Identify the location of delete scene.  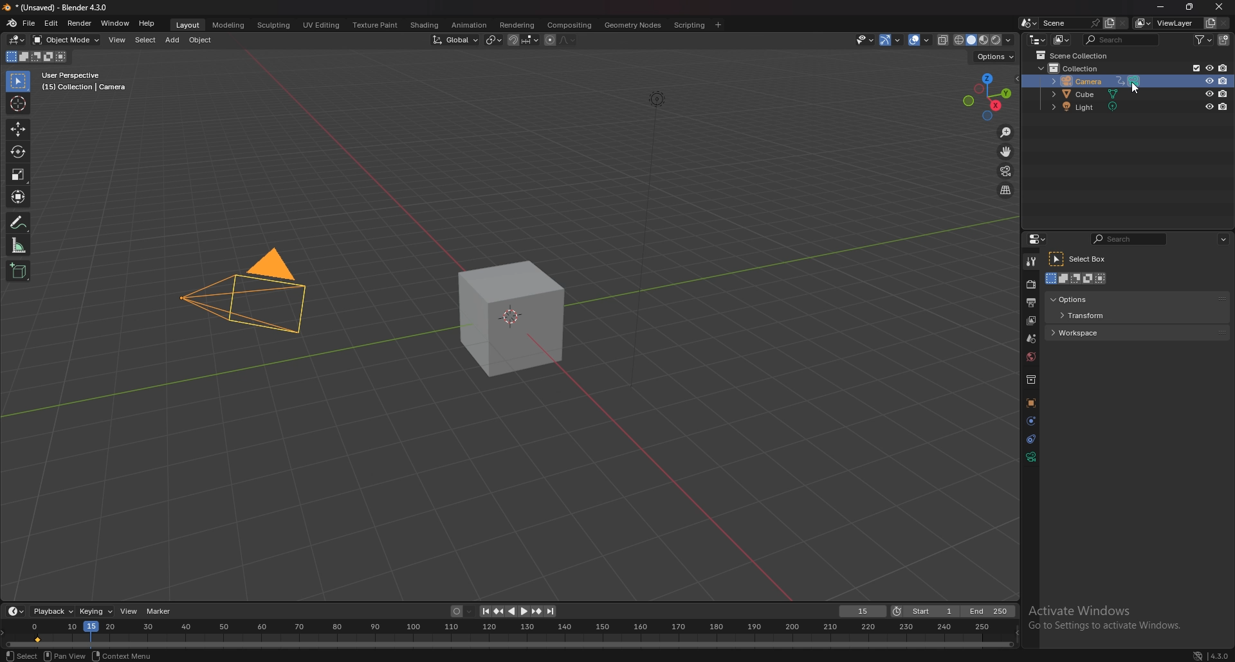
(1123, 22).